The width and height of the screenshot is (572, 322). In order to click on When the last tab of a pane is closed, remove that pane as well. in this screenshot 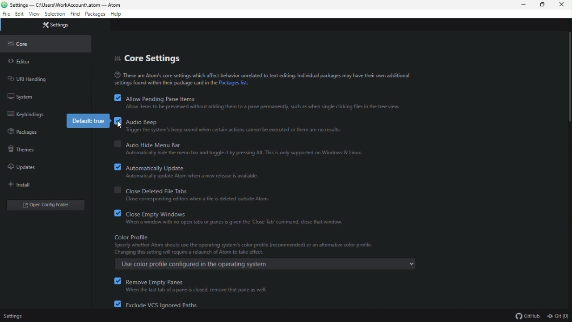, I will do `click(202, 290)`.